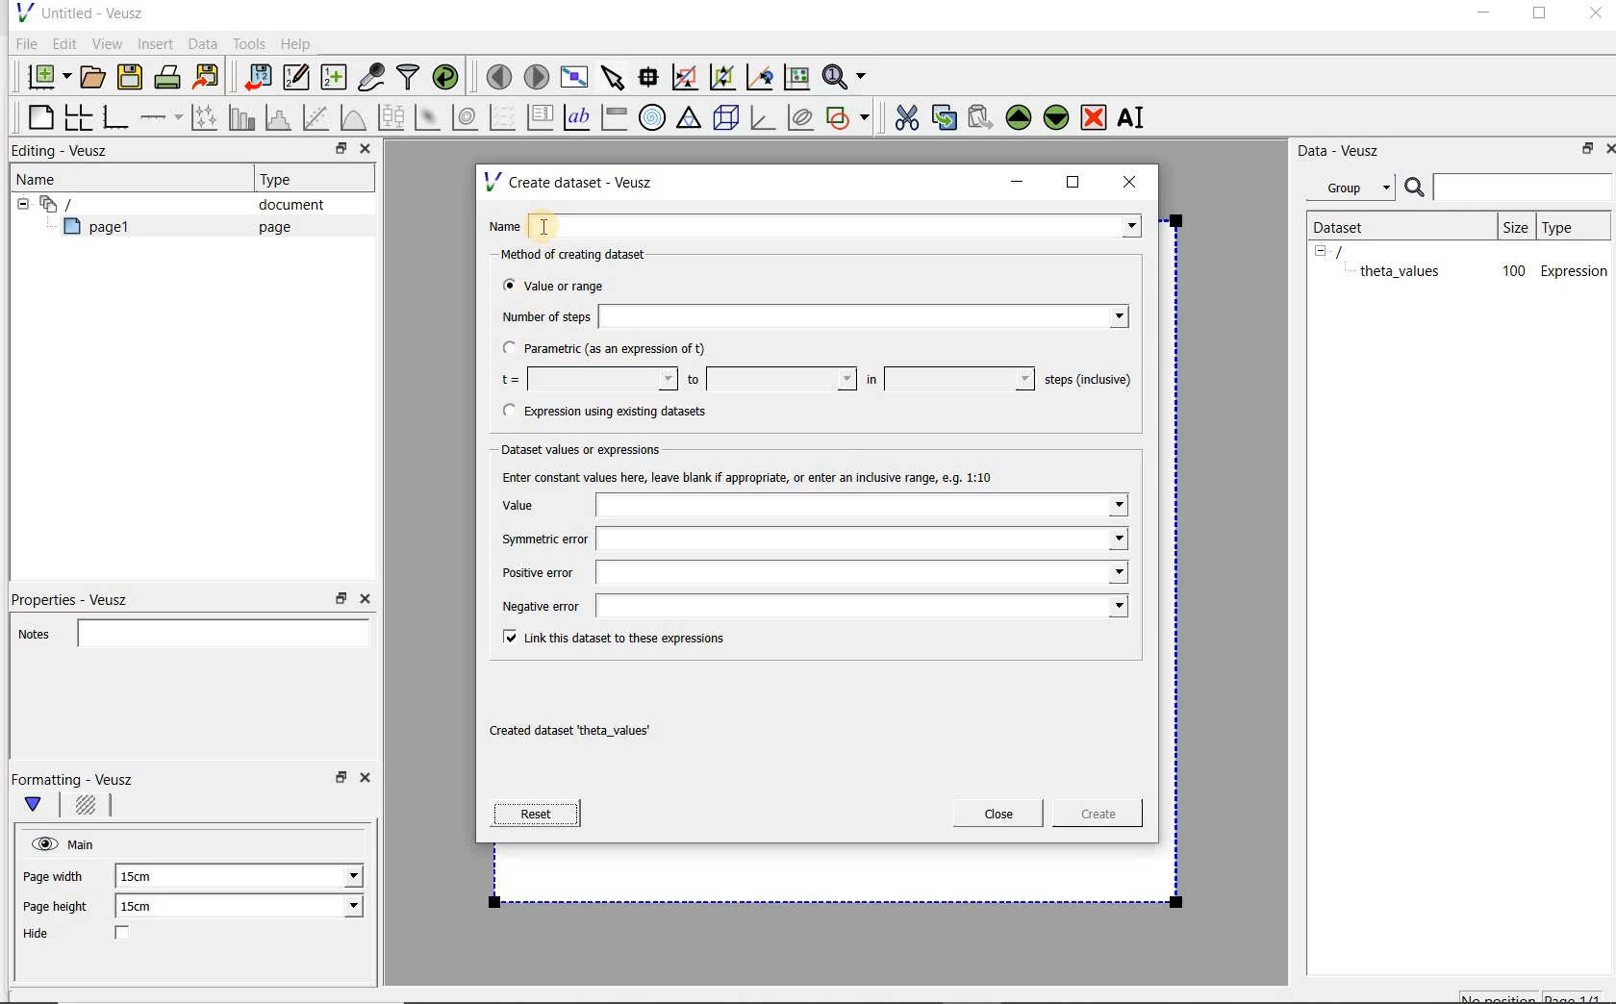 The width and height of the screenshot is (1616, 1004). Describe the element at coordinates (242, 117) in the screenshot. I see `plot bar charts` at that location.